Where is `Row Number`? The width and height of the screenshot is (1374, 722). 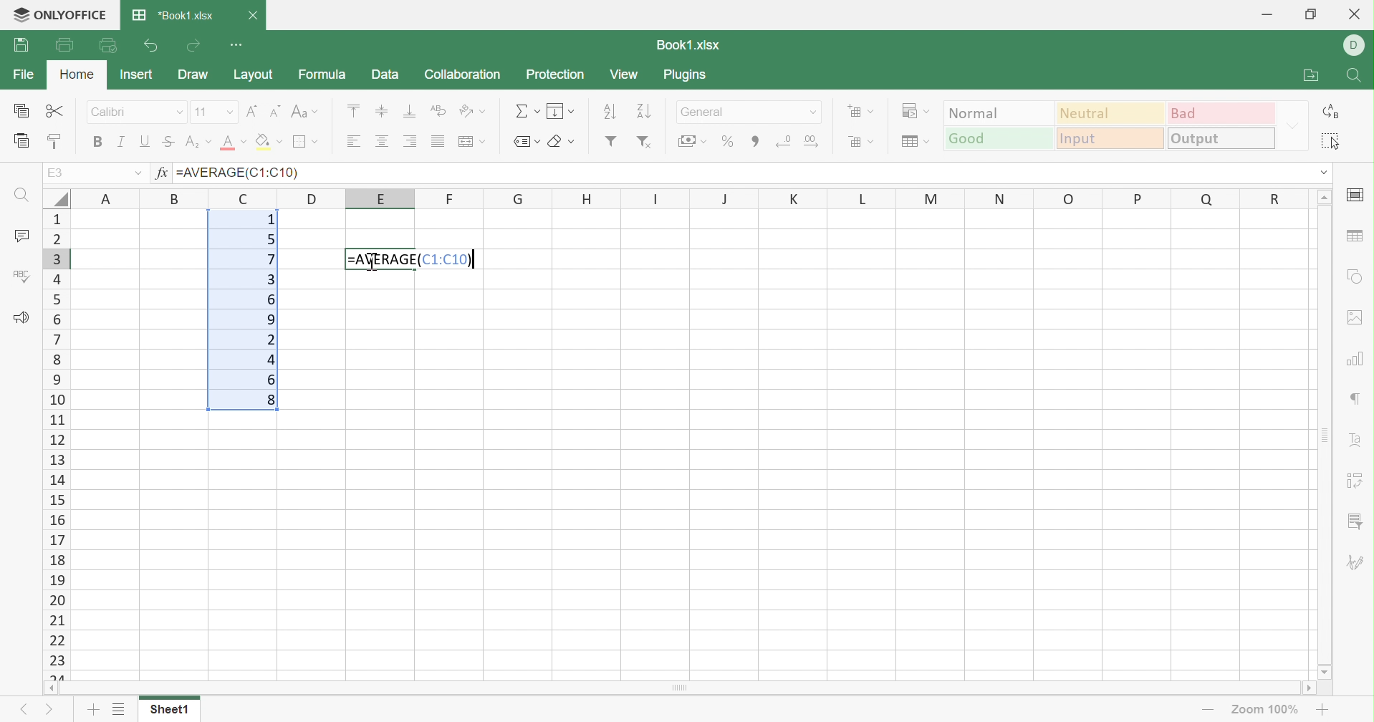
Row Number is located at coordinates (57, 443).